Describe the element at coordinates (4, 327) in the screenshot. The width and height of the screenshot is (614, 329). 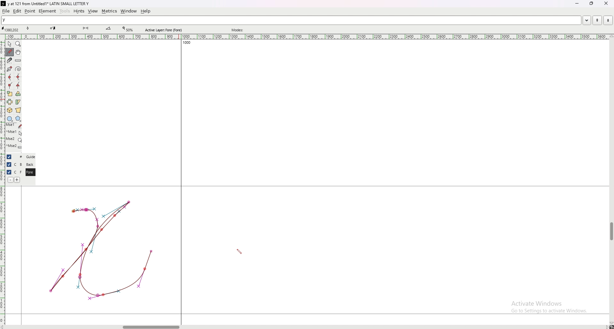
I see `scroll right` at that location.